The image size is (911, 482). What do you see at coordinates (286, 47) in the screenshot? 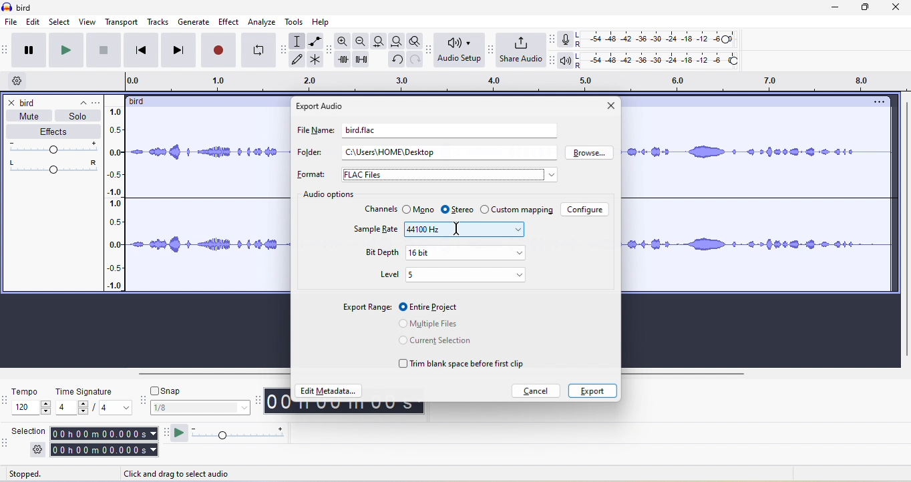
I see `audacity tools toolbar` at bounding box center [286, 47].